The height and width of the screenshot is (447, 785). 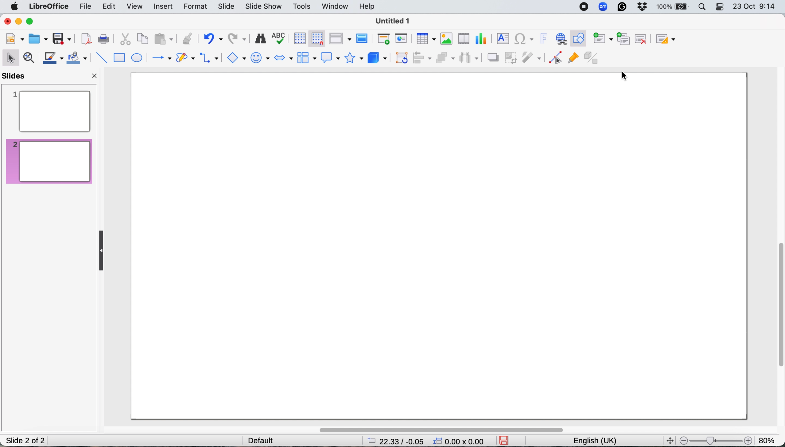 What do you see at coordinates (10, 57) in the screenshot?
I see `selection tool` at bounding box center [10, 57].